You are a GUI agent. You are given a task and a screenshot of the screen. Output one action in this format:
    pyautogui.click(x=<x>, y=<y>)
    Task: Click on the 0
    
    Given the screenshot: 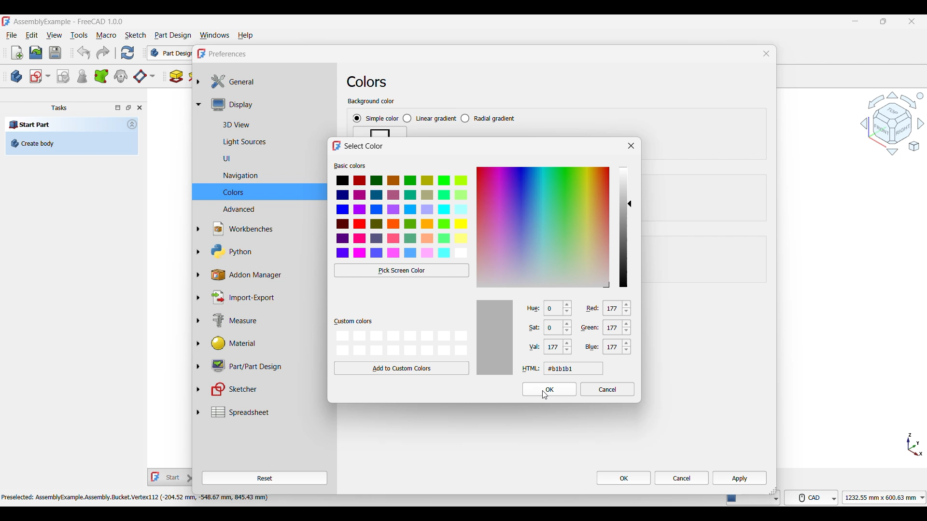 What is the action you would take?
    pyautogui.click(x=559, y=309)
    